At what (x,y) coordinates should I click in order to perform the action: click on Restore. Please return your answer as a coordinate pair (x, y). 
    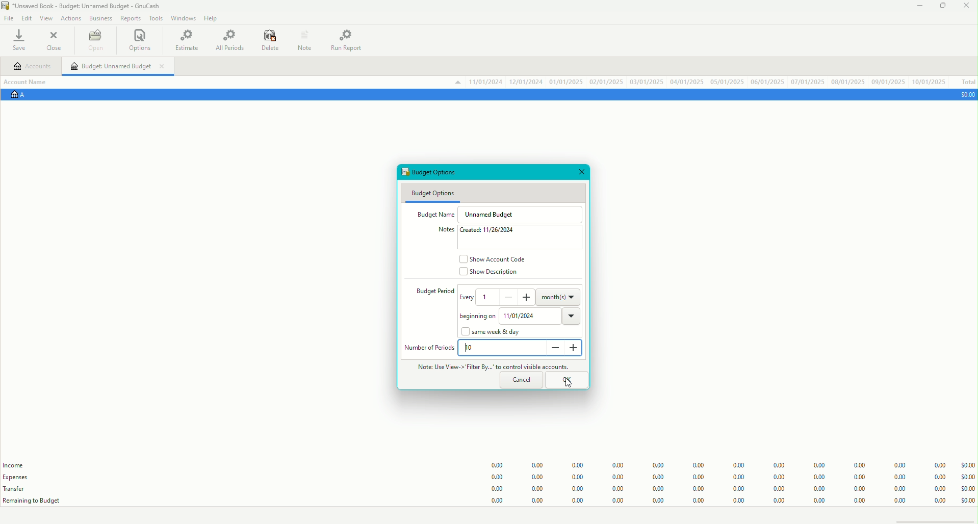
    Looking at the image, I should click on (942, 7).